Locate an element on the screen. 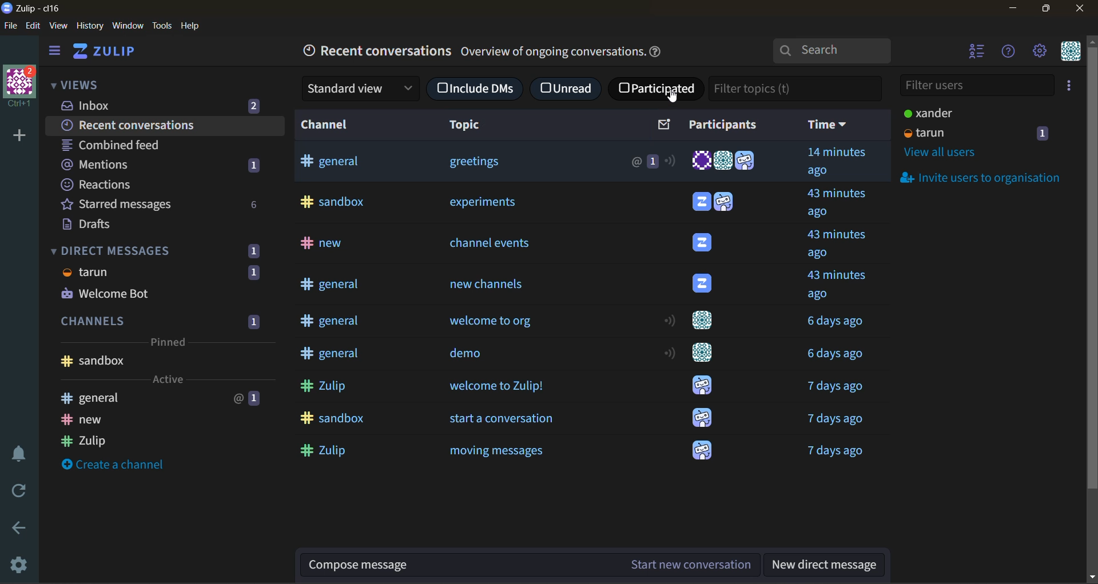 This screenshot has height=584, width=1098. create a channel is located at coordinates (115, 463).